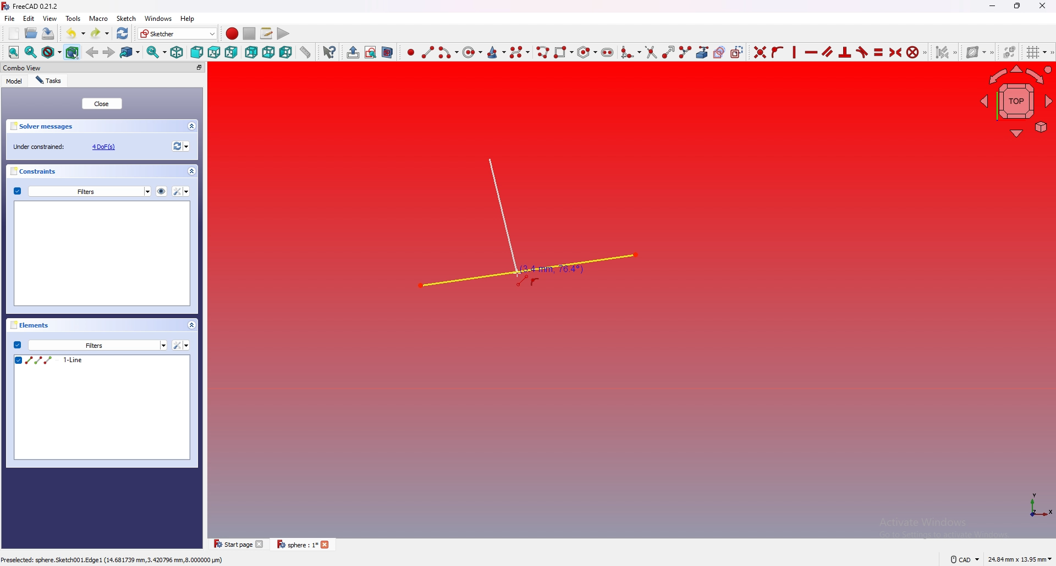 The width and height of the screenshot is (1056, 566). What do you see at coordinates (878, 52) in the screenshot?
I see `Constrain equal` at bounding box center [878, 52].